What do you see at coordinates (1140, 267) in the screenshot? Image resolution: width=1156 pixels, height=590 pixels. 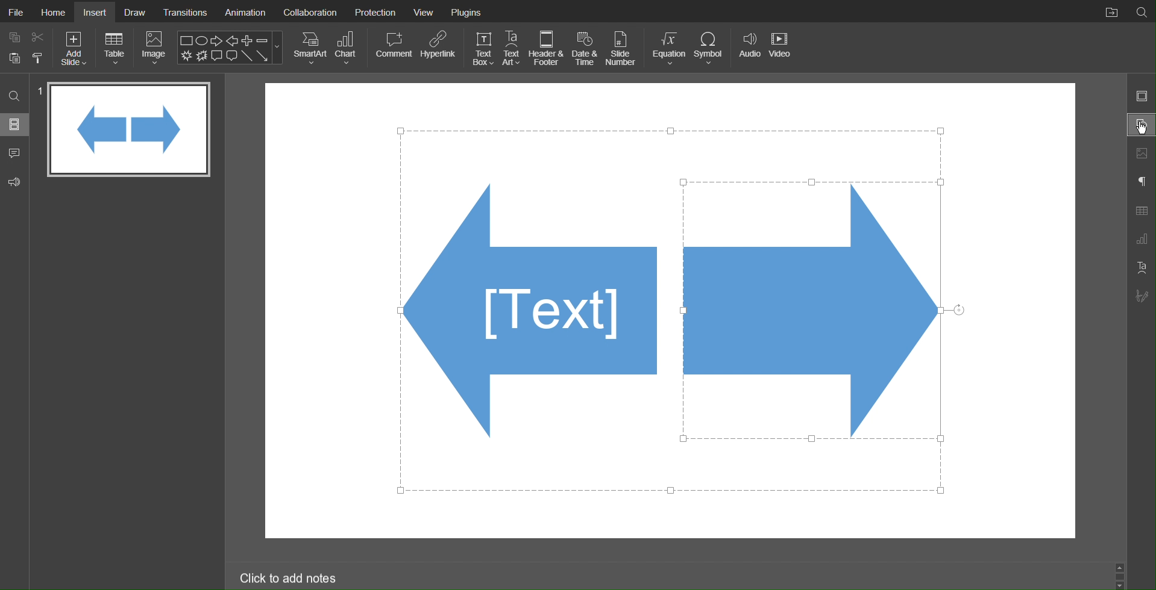 I see `Text Art` at bounding box center [1140, 267].